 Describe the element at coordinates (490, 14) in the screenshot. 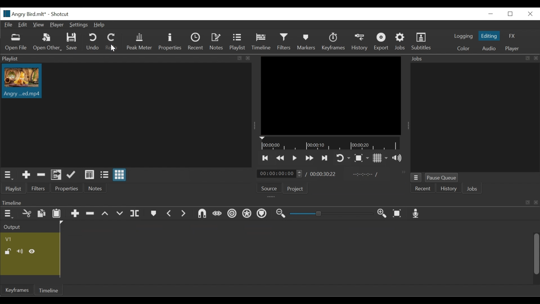

I see `minimize` at that location.